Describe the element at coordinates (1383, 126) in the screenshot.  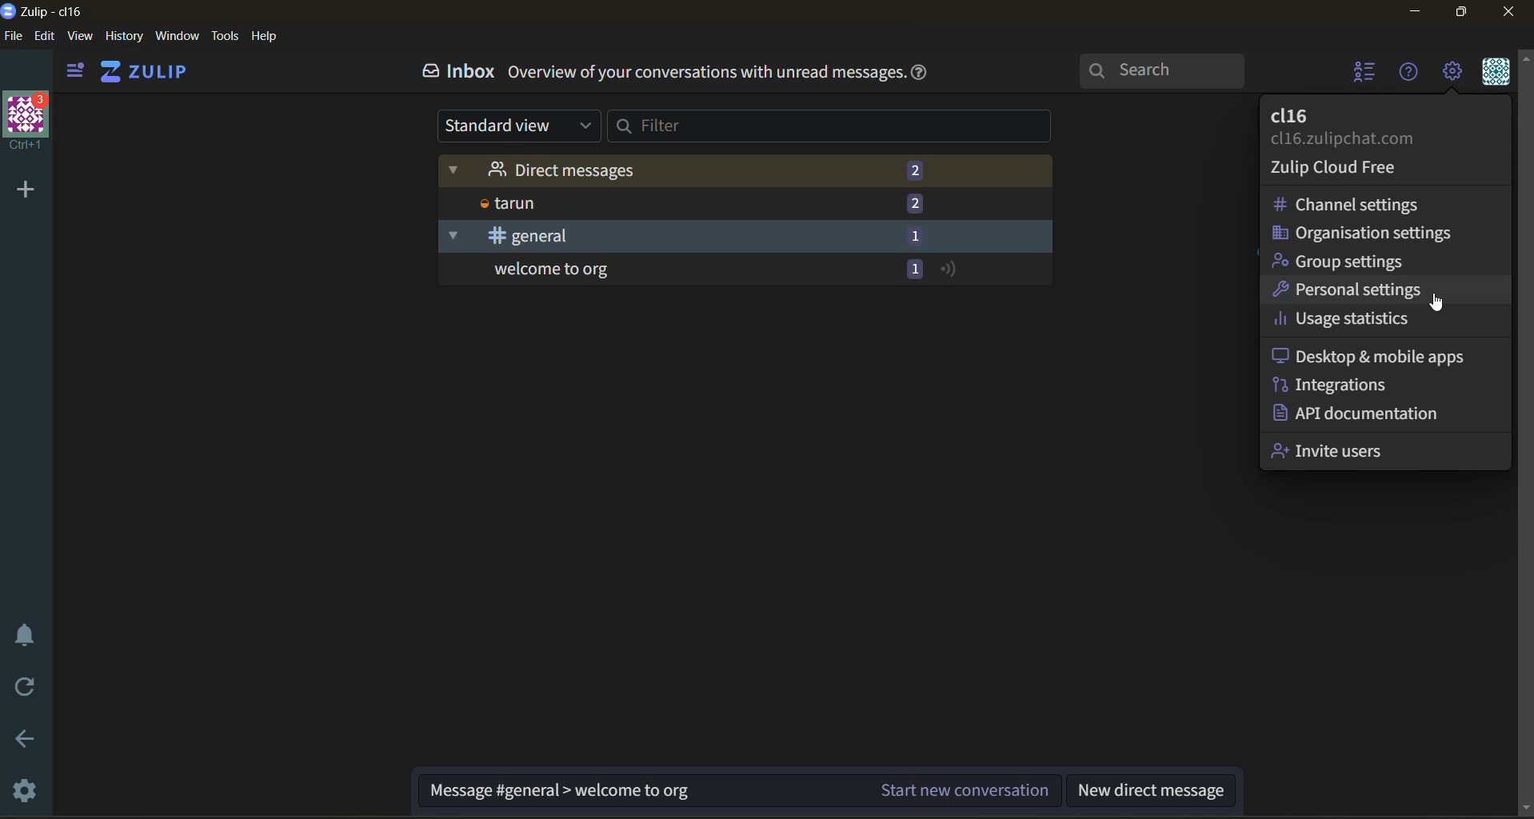
I see `profile` at that location.